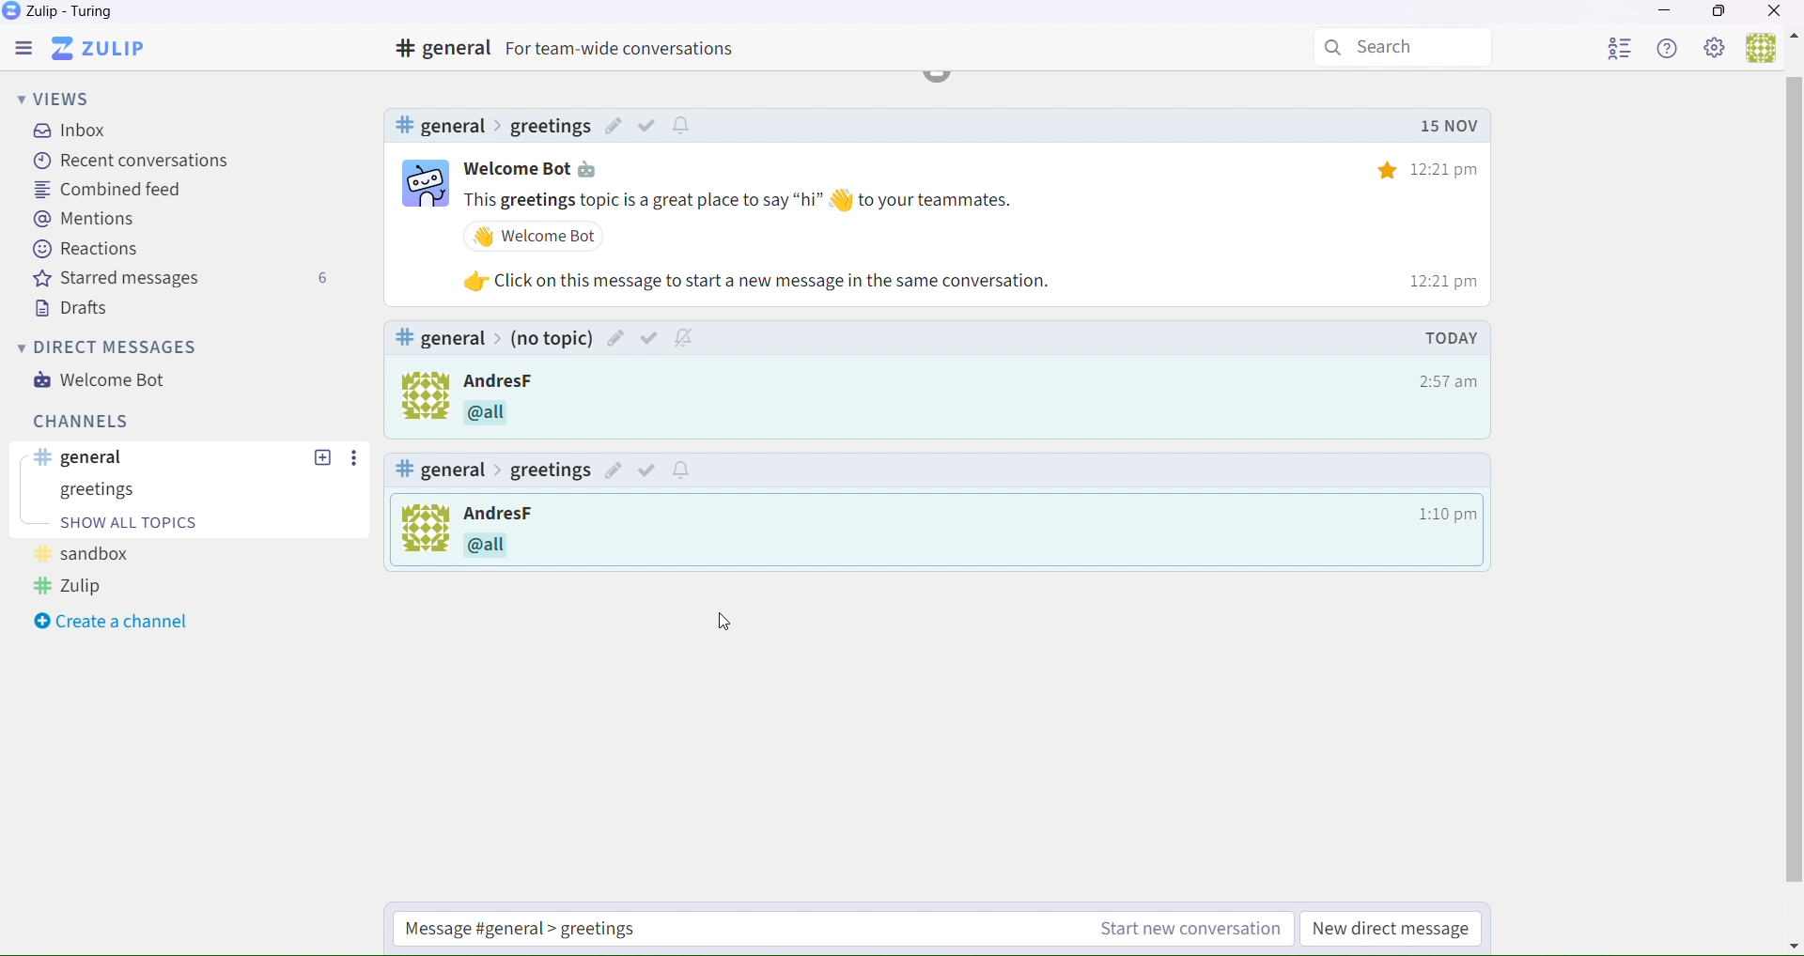  I want to click on Welcome bot, so click(110, 384).